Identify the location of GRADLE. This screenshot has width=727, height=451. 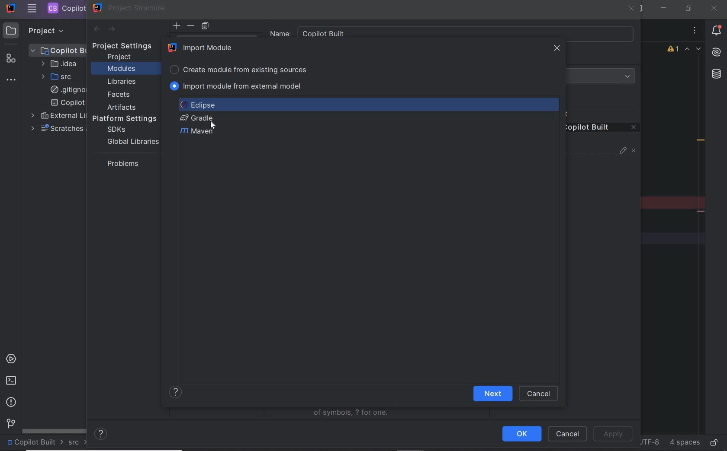
(196, 118).